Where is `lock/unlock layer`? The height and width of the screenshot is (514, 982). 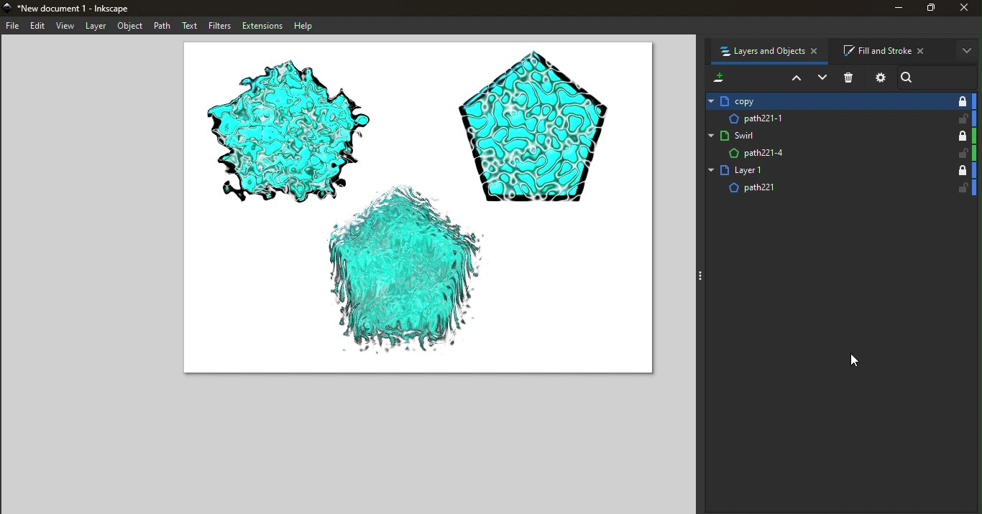
lock/unlock layer is located at coordinates (961, 135).